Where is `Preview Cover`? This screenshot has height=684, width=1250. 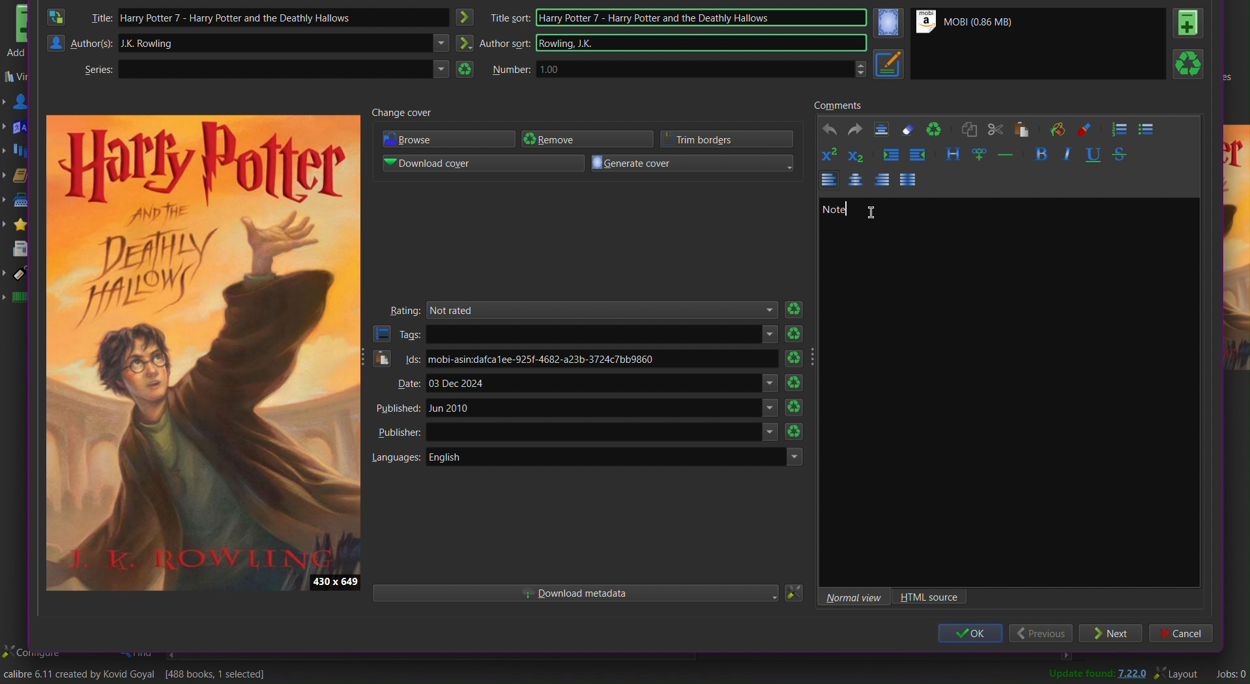
Preview Cover is located at coordinates (203, 352).